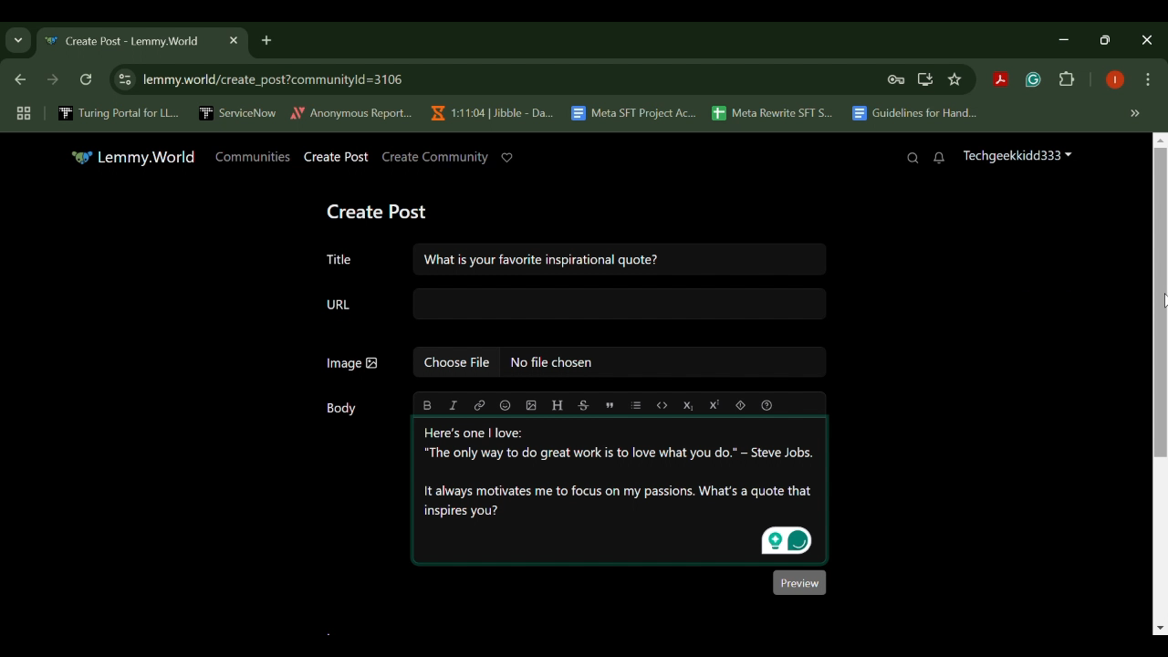 This screenshot has width=1168, height=657. I want to click on italic, so click(454, 405).